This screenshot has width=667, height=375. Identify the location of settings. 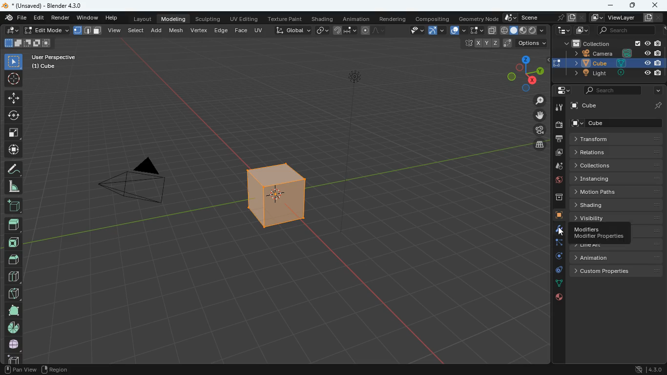
(560, 90).